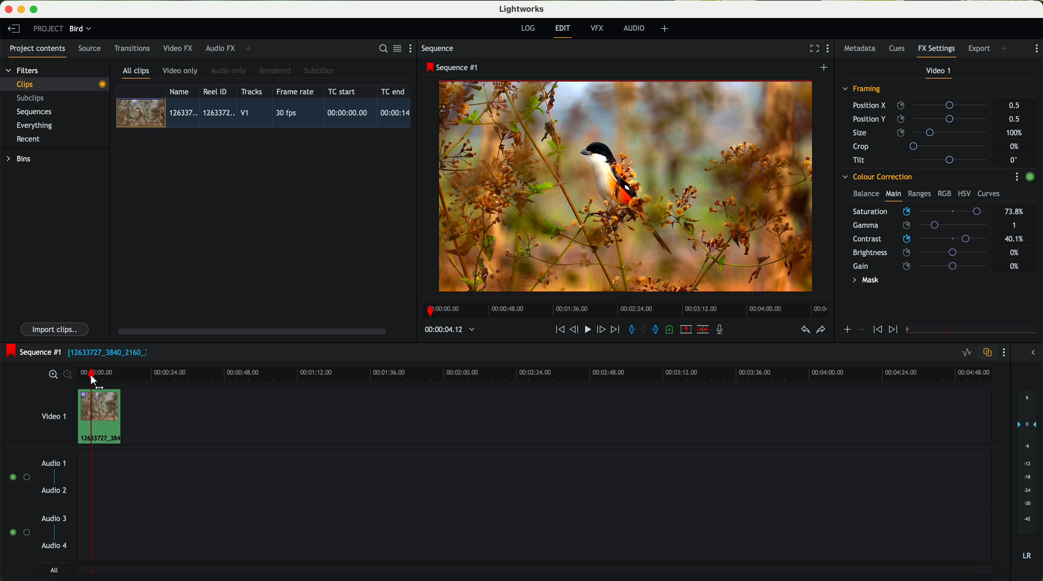 Image resolution: width=1043 pixels, height=581 pixels. What do you see at coordinates (182, 92) in the screenshot?
I see `name` at bounding box center [182, 92].